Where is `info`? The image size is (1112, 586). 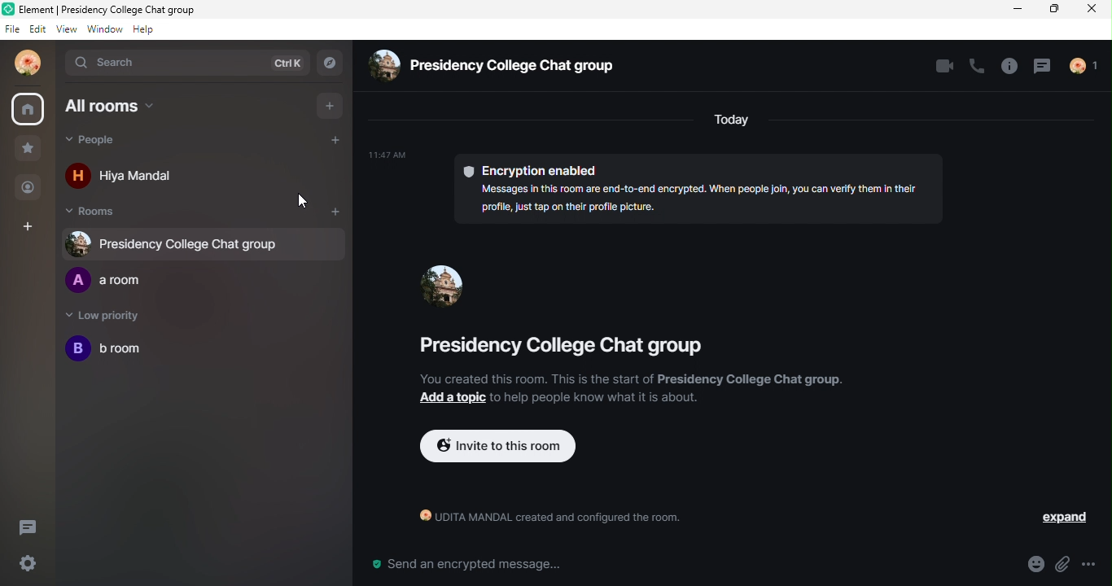 info is located at coordinates (1005, 67).